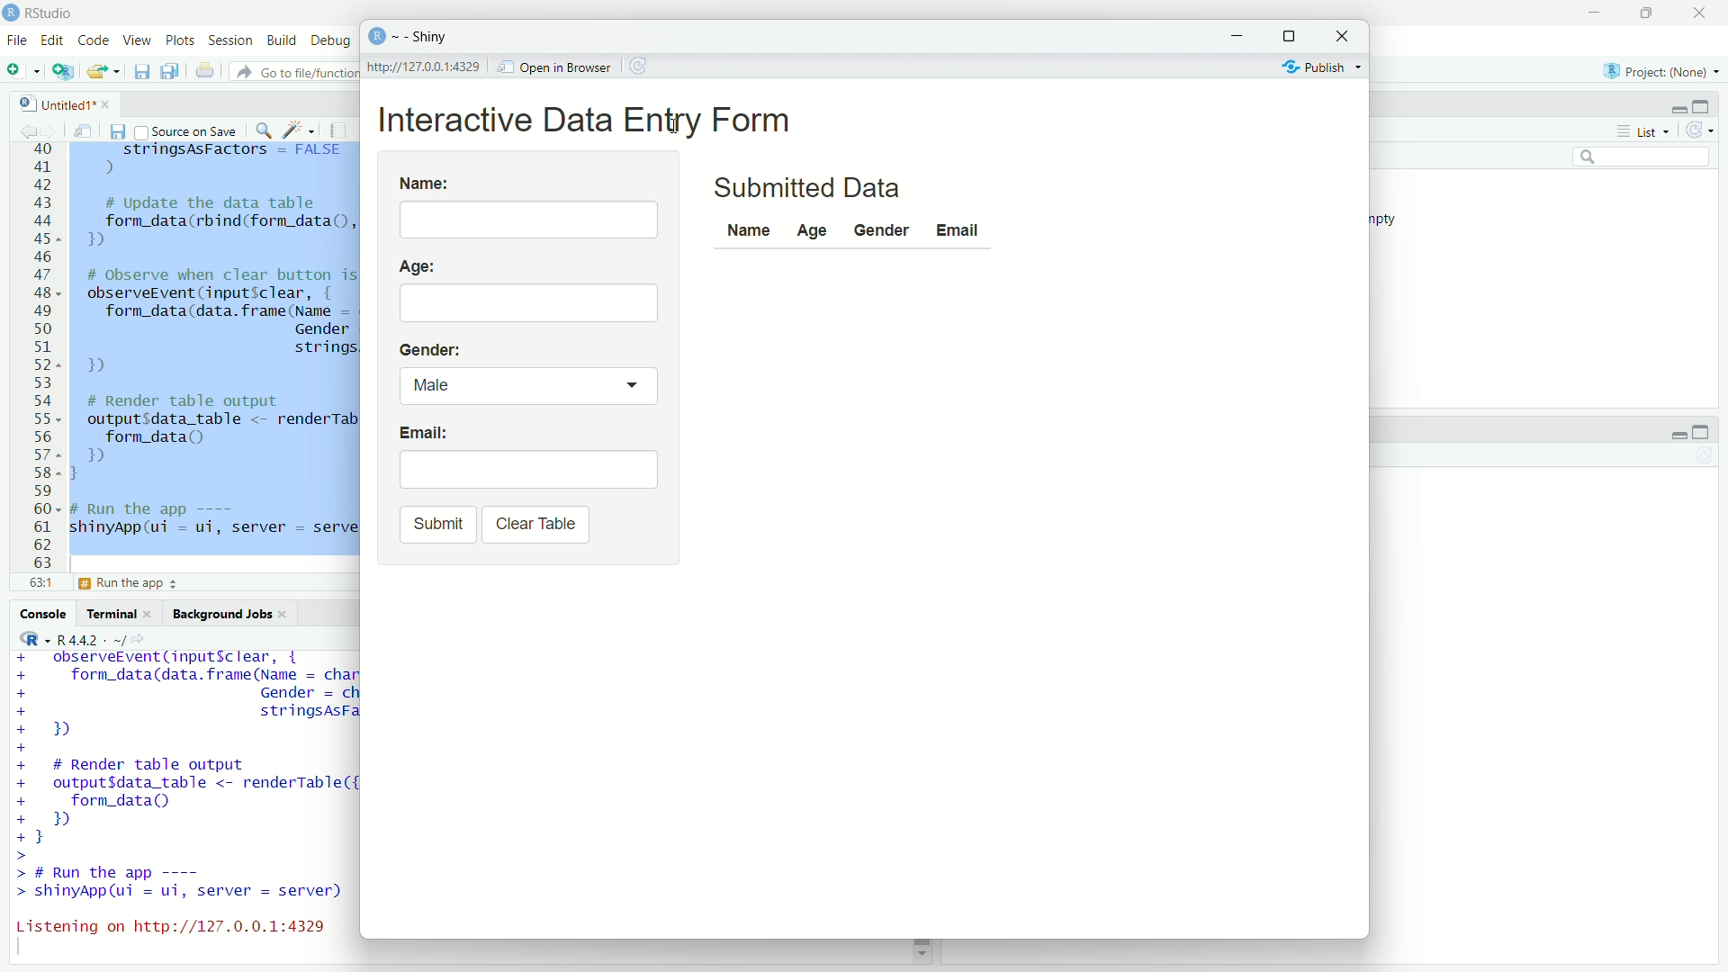 Image resolution: width=1728 pixels, height=972 pixels. What do you see at coordinates (40, 614) in the screenshot?
I see `console` at bounding box center [40, 614].